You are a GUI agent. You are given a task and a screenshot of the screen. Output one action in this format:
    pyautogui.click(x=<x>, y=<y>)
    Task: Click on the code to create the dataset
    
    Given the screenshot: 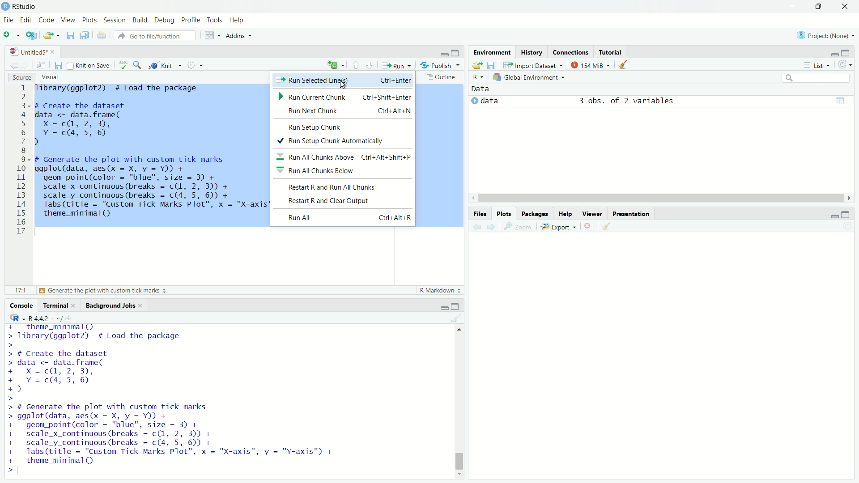 What is the action you would take?
    pyautogui.click(x=80, y=372)
    